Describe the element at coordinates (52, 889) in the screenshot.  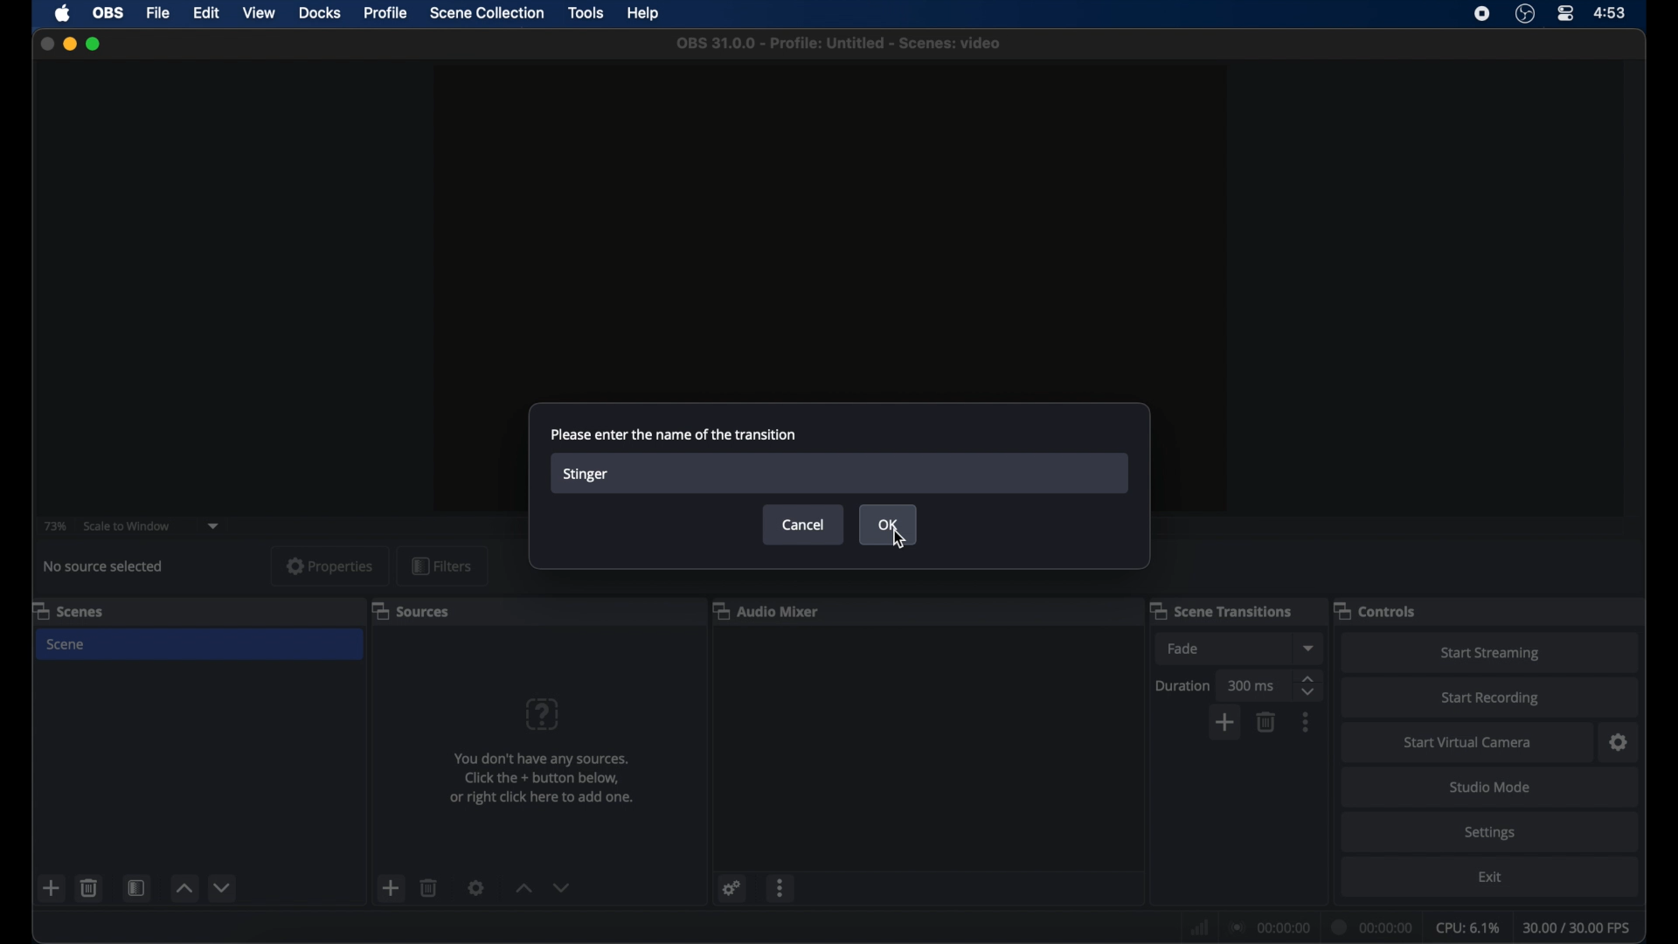
I see `add` at that location.